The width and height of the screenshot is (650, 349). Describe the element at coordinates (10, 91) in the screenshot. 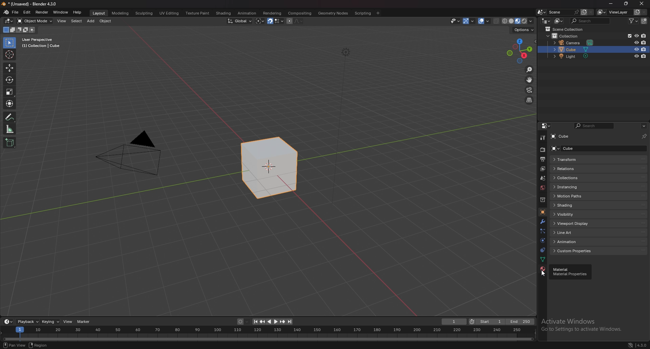

I see `scale` at that location.